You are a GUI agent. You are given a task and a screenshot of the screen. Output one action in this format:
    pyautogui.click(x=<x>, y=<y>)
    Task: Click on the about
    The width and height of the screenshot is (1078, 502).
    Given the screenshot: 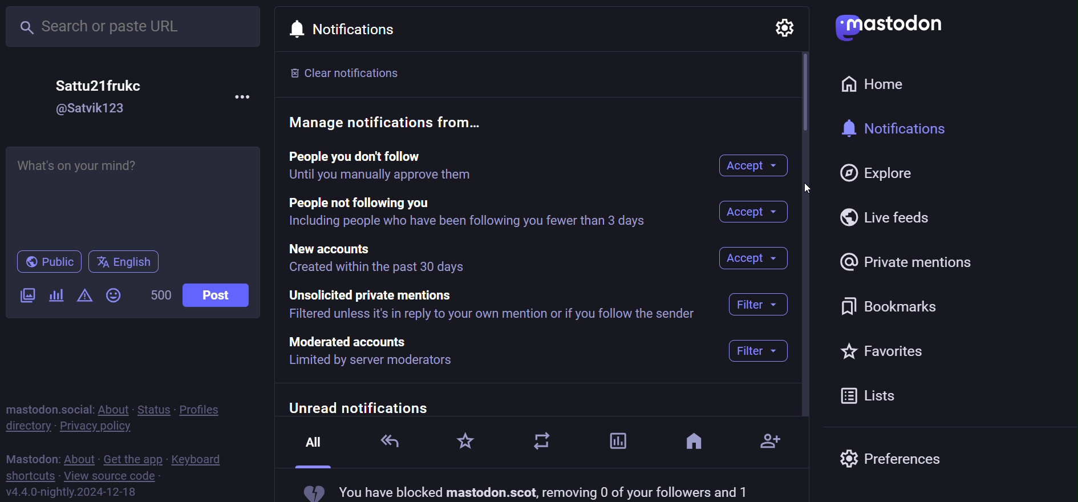 What is the action you would take?
    pyautogui.click(x=80, y=456)
    